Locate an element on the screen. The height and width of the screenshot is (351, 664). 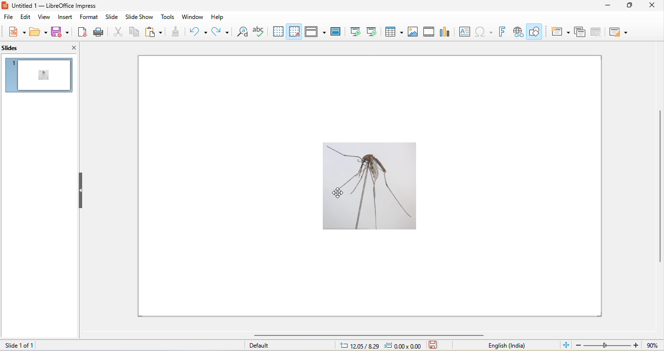
hide is located at coordinates (79, 191).